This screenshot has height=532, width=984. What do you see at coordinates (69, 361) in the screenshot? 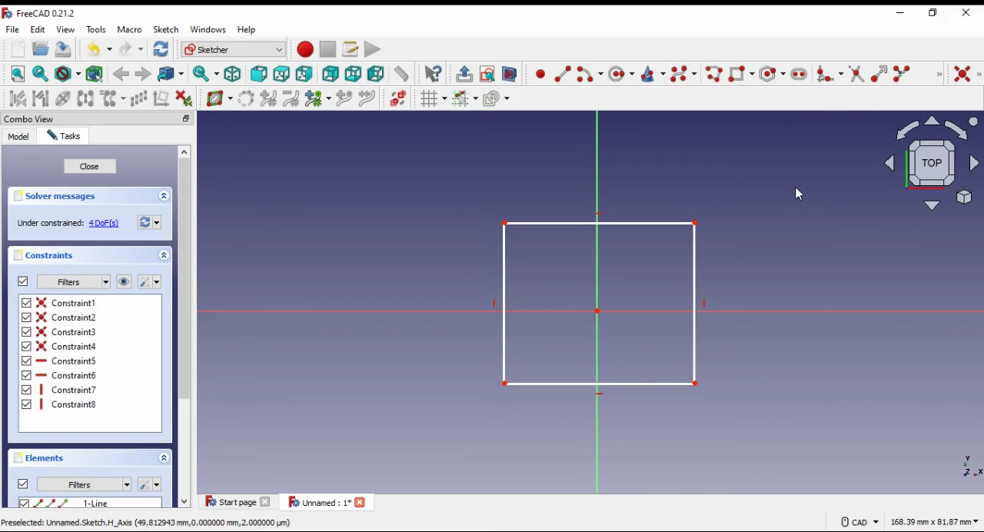
I see `on/off constraint 5` at bounding box center [69, 361].